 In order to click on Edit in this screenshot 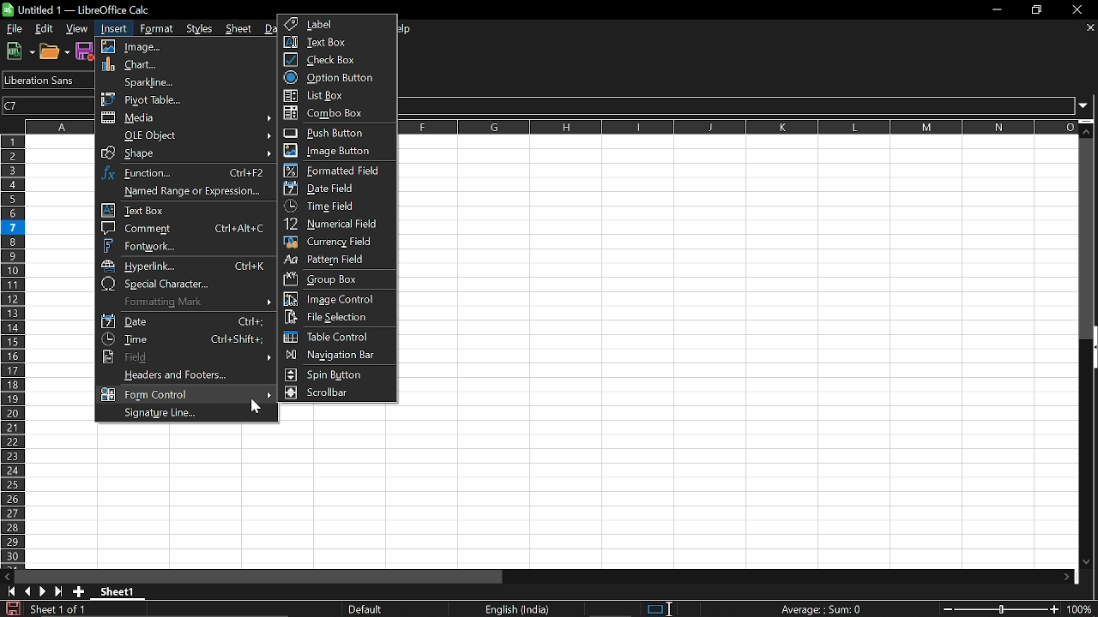, I will do `click(45, 29)`.